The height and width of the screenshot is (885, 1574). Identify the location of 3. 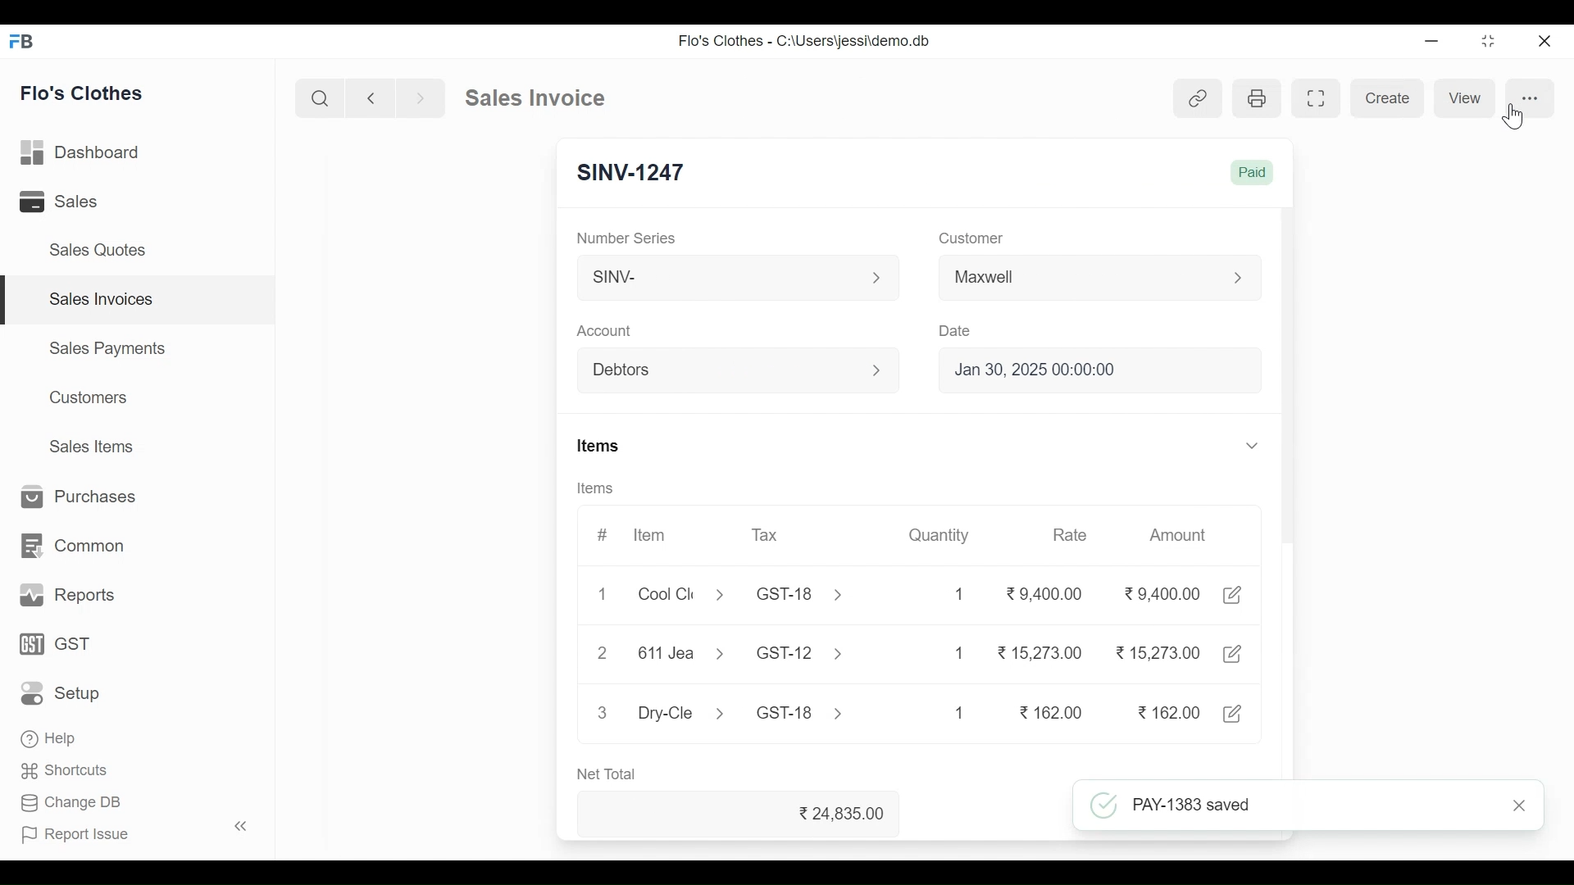
(602, 711).